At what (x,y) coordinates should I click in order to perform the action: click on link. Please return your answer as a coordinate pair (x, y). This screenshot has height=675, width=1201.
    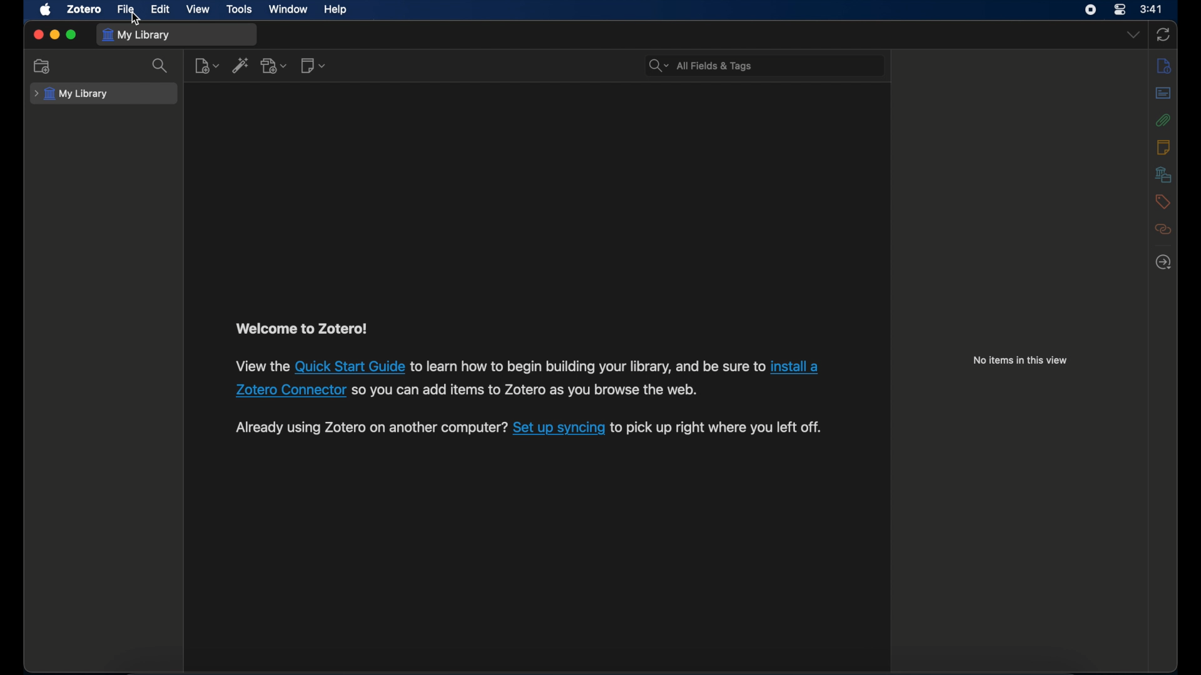
    Looking at the image, I should click on (291, 390).